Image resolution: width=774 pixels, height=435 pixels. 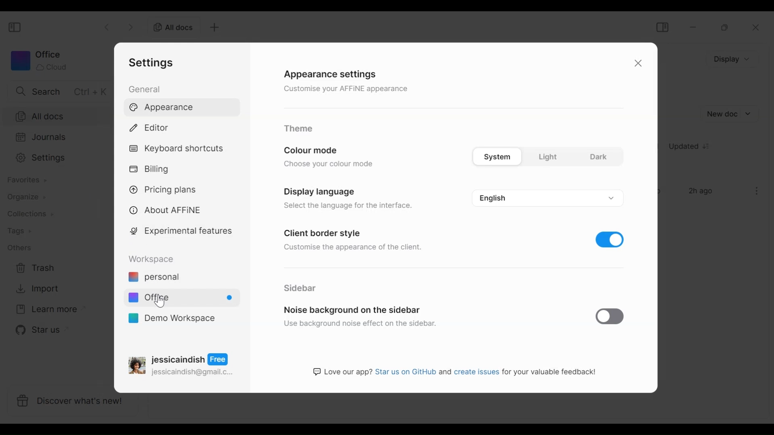 What do you see at coordinates (637, 64) in the screenshot?
I see `Close` at bounding box center [637, 64].